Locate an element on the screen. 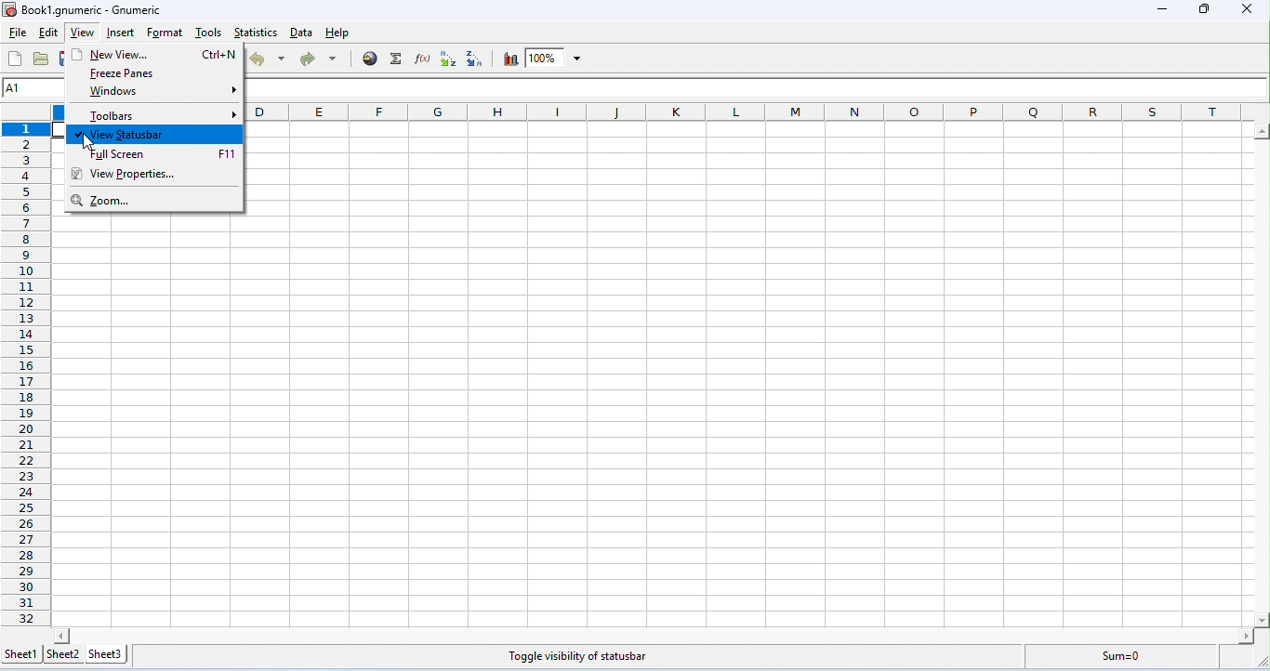  zoom is located at coordinates (556, 58).